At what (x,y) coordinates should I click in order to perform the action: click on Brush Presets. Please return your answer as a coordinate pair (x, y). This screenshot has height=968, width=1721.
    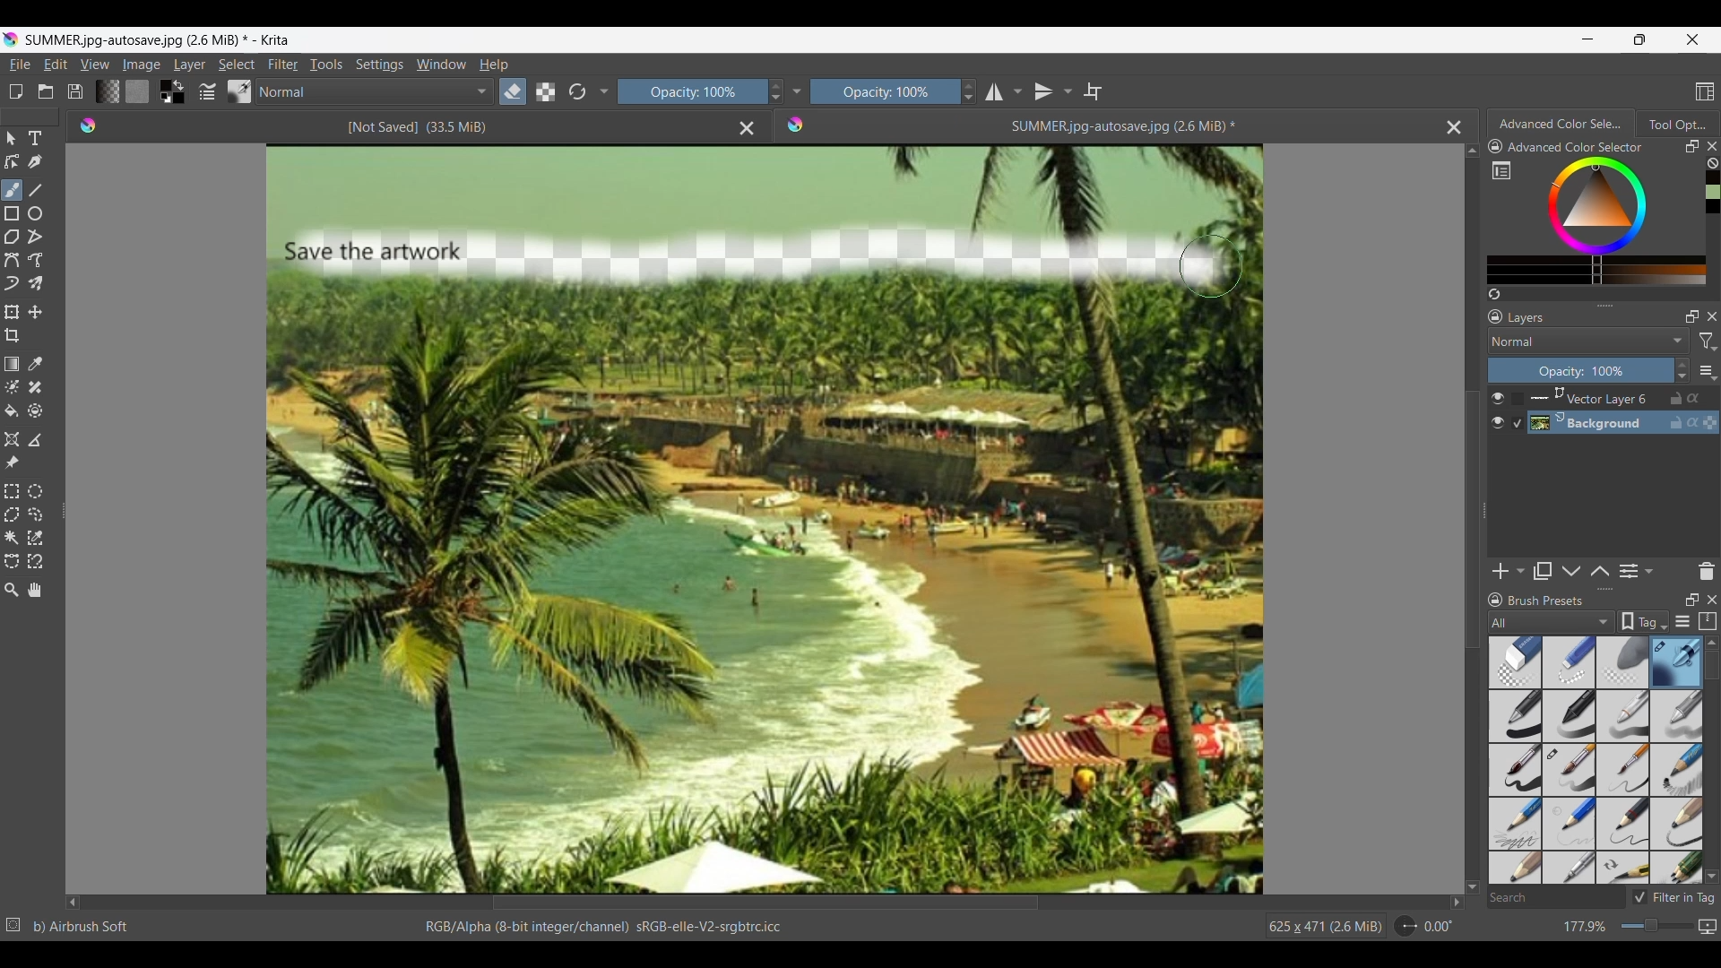
    Looking at the image, I should click on (1549, 601).